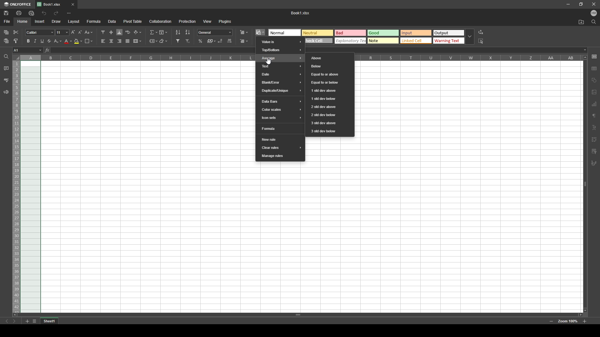 This screenshot has width=600, height=337. What do you see at coordinates (329, 115) in the screenshot?
I see `2 std dev below` at bounding box center [329, 115].